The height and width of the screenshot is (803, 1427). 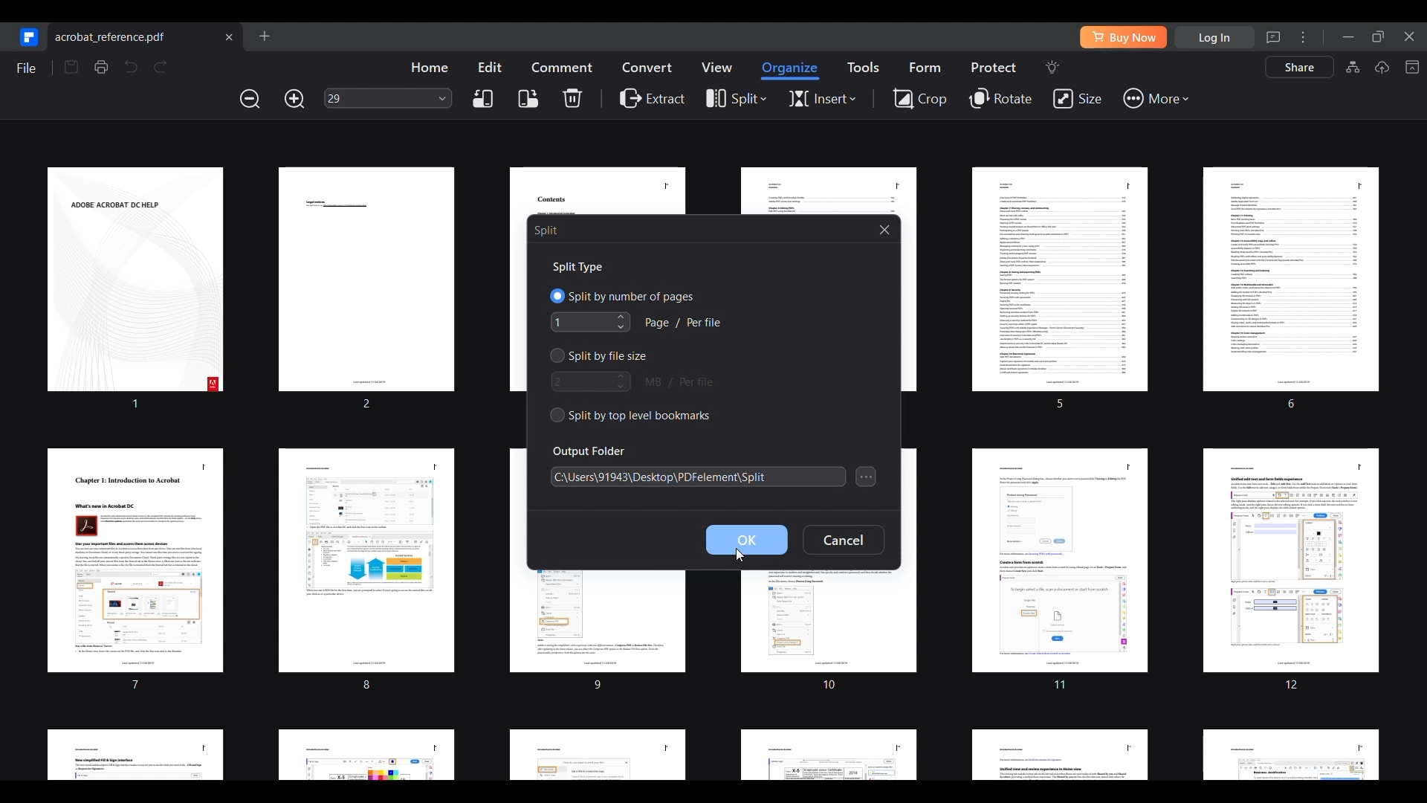 I want to click on Minimize, so click(x=1348, y=37).